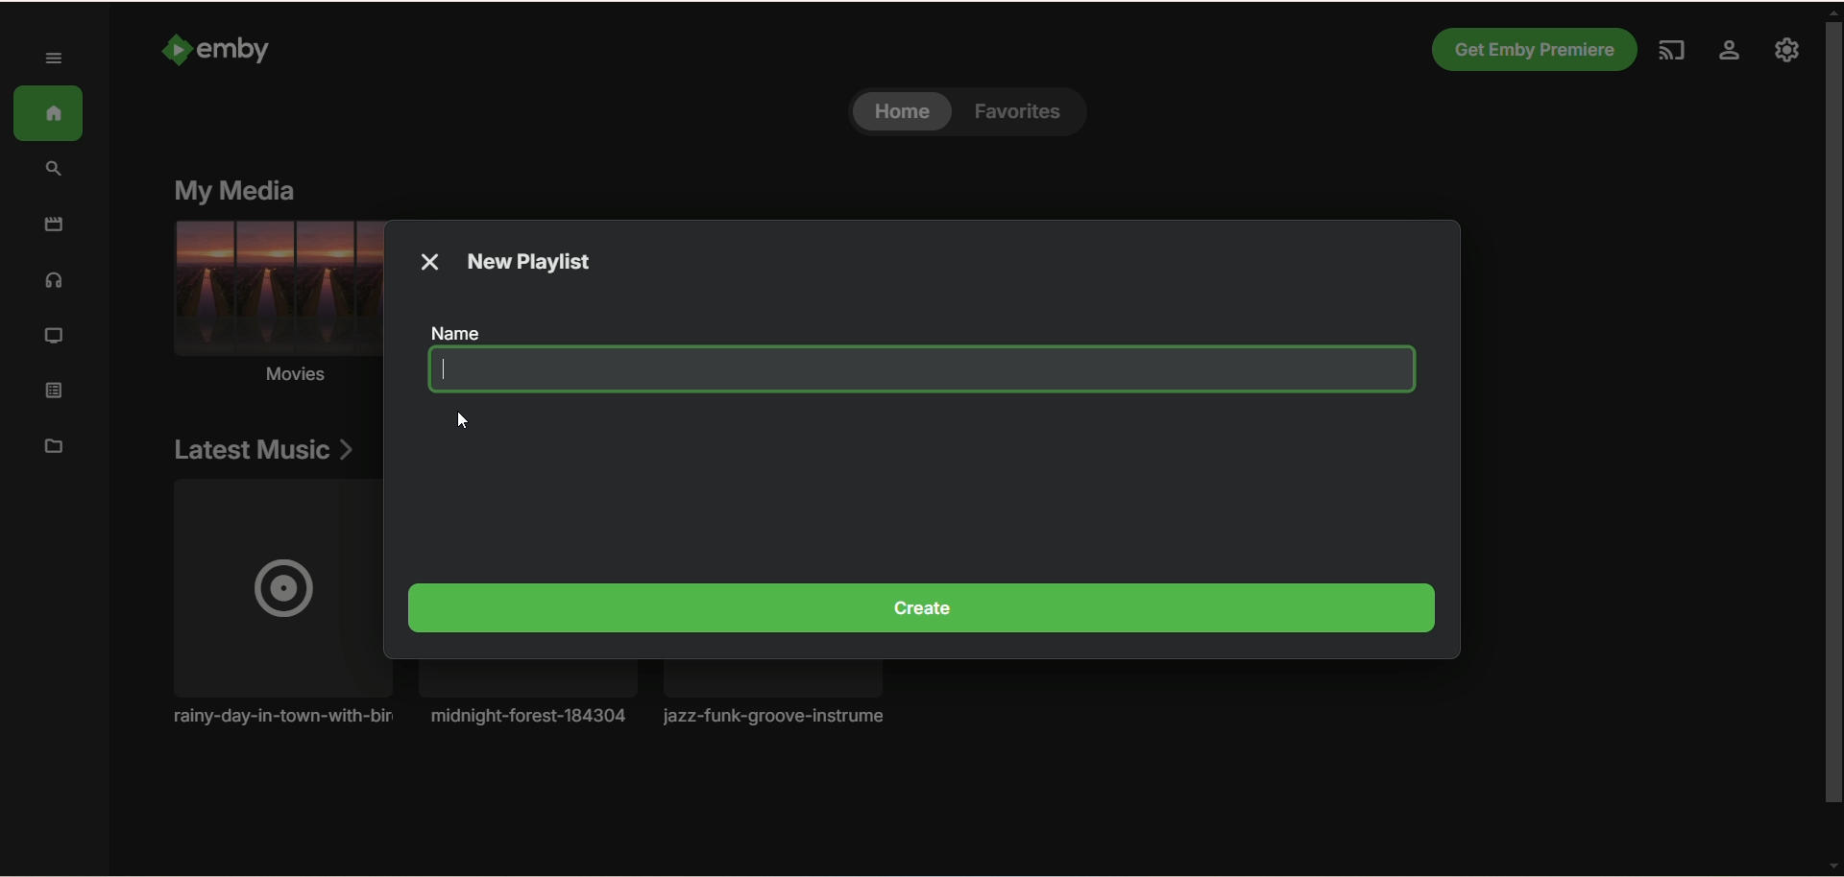 The image size is (1844, 877). I want to click on my media, so click(235, 189).